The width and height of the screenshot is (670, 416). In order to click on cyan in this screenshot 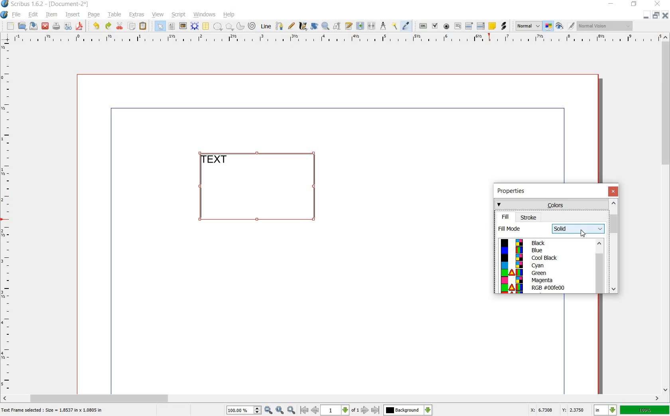, I will do `click(538, 266)`.